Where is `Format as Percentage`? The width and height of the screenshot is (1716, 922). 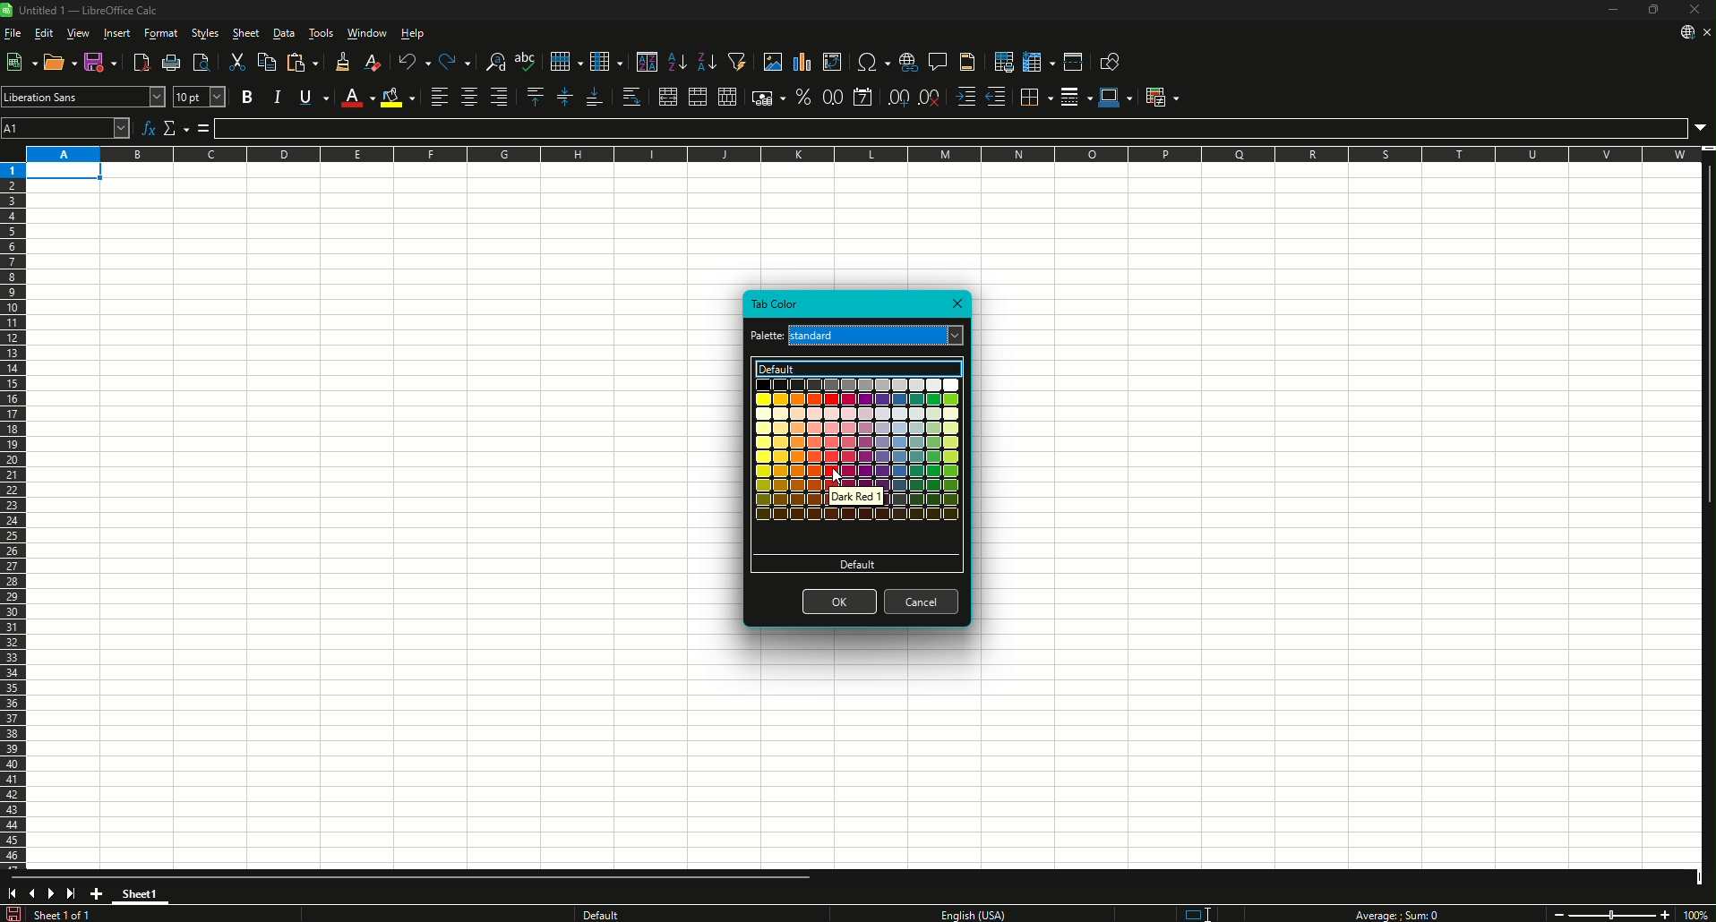
Format as Percentage is located at coordinates (803, 97).